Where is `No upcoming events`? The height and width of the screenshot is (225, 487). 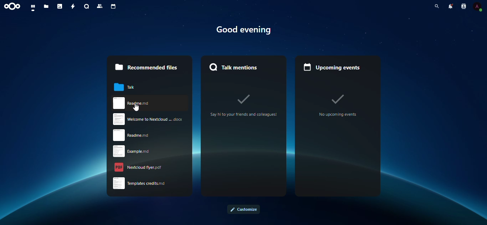 No upcoming events is located at coordinates (338, 115).